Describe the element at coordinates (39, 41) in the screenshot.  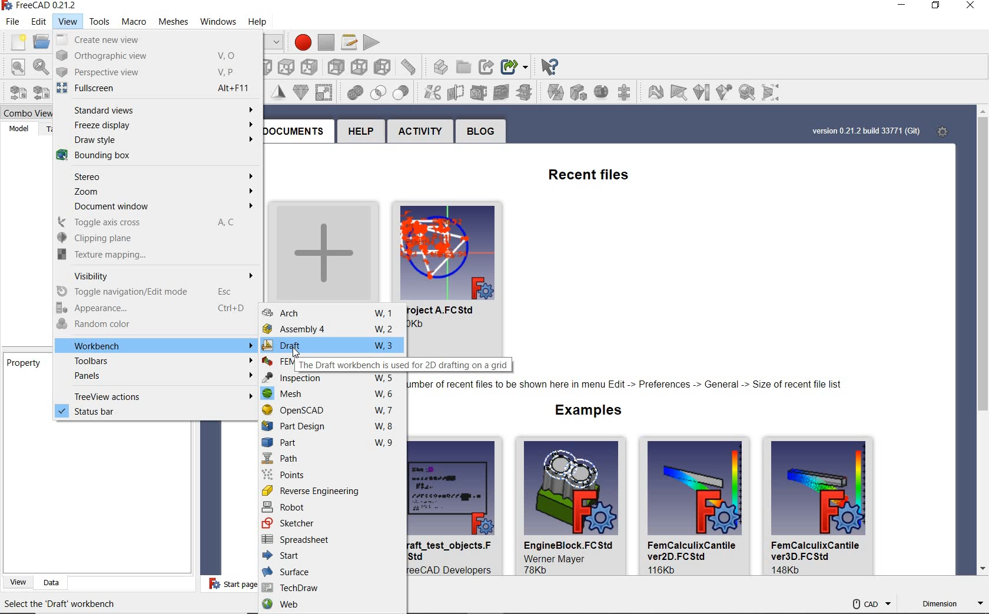
I see `open` at that location.